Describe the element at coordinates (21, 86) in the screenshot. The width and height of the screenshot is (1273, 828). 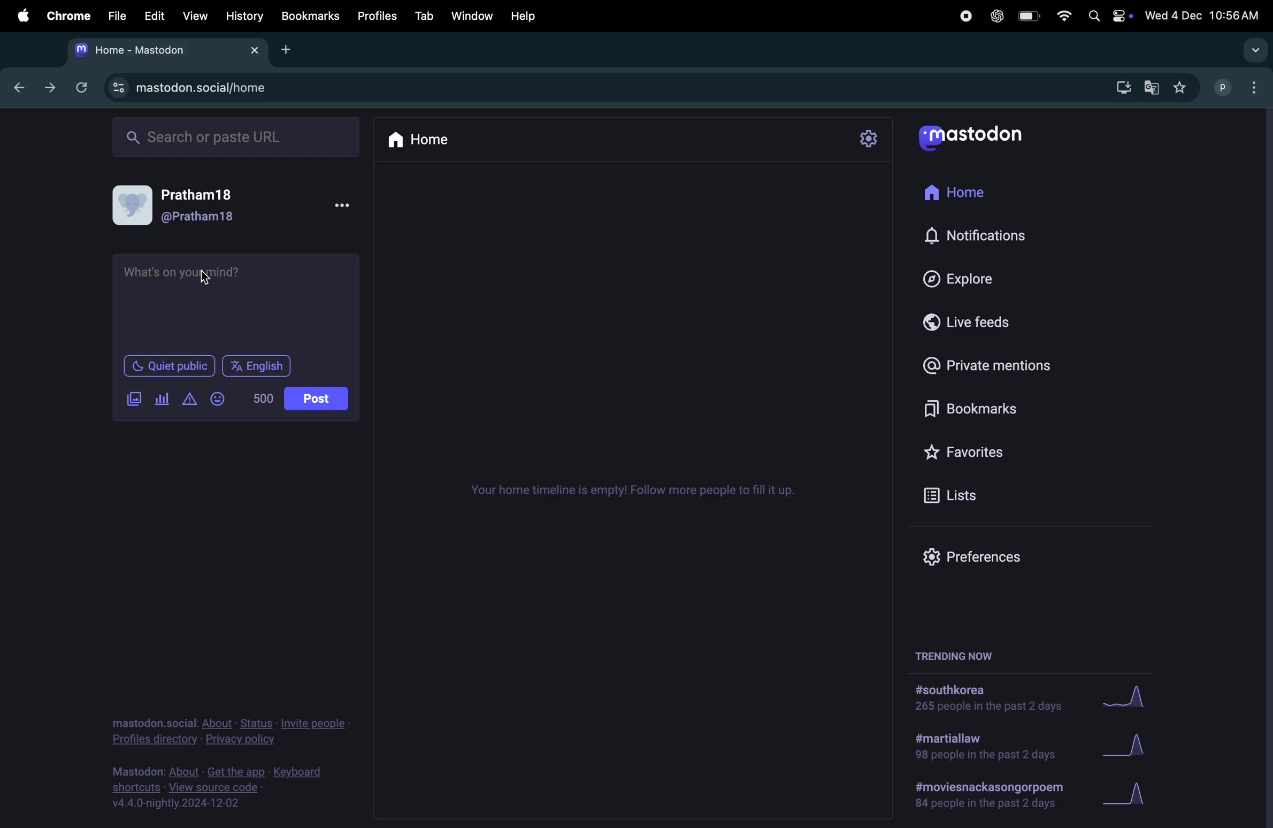
I see `previous tab` at that location.